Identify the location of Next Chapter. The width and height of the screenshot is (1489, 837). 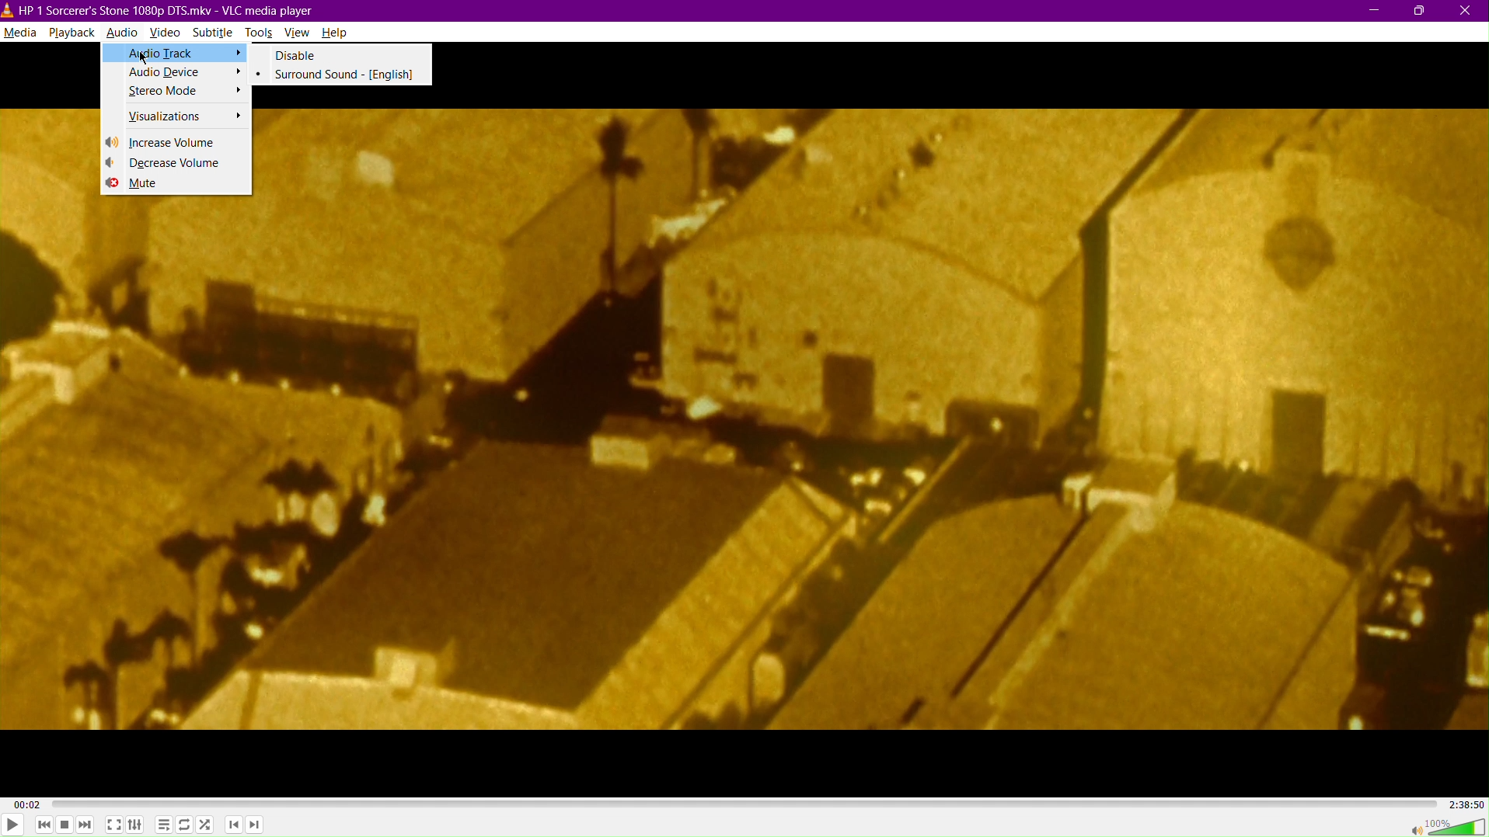
(254, 827).